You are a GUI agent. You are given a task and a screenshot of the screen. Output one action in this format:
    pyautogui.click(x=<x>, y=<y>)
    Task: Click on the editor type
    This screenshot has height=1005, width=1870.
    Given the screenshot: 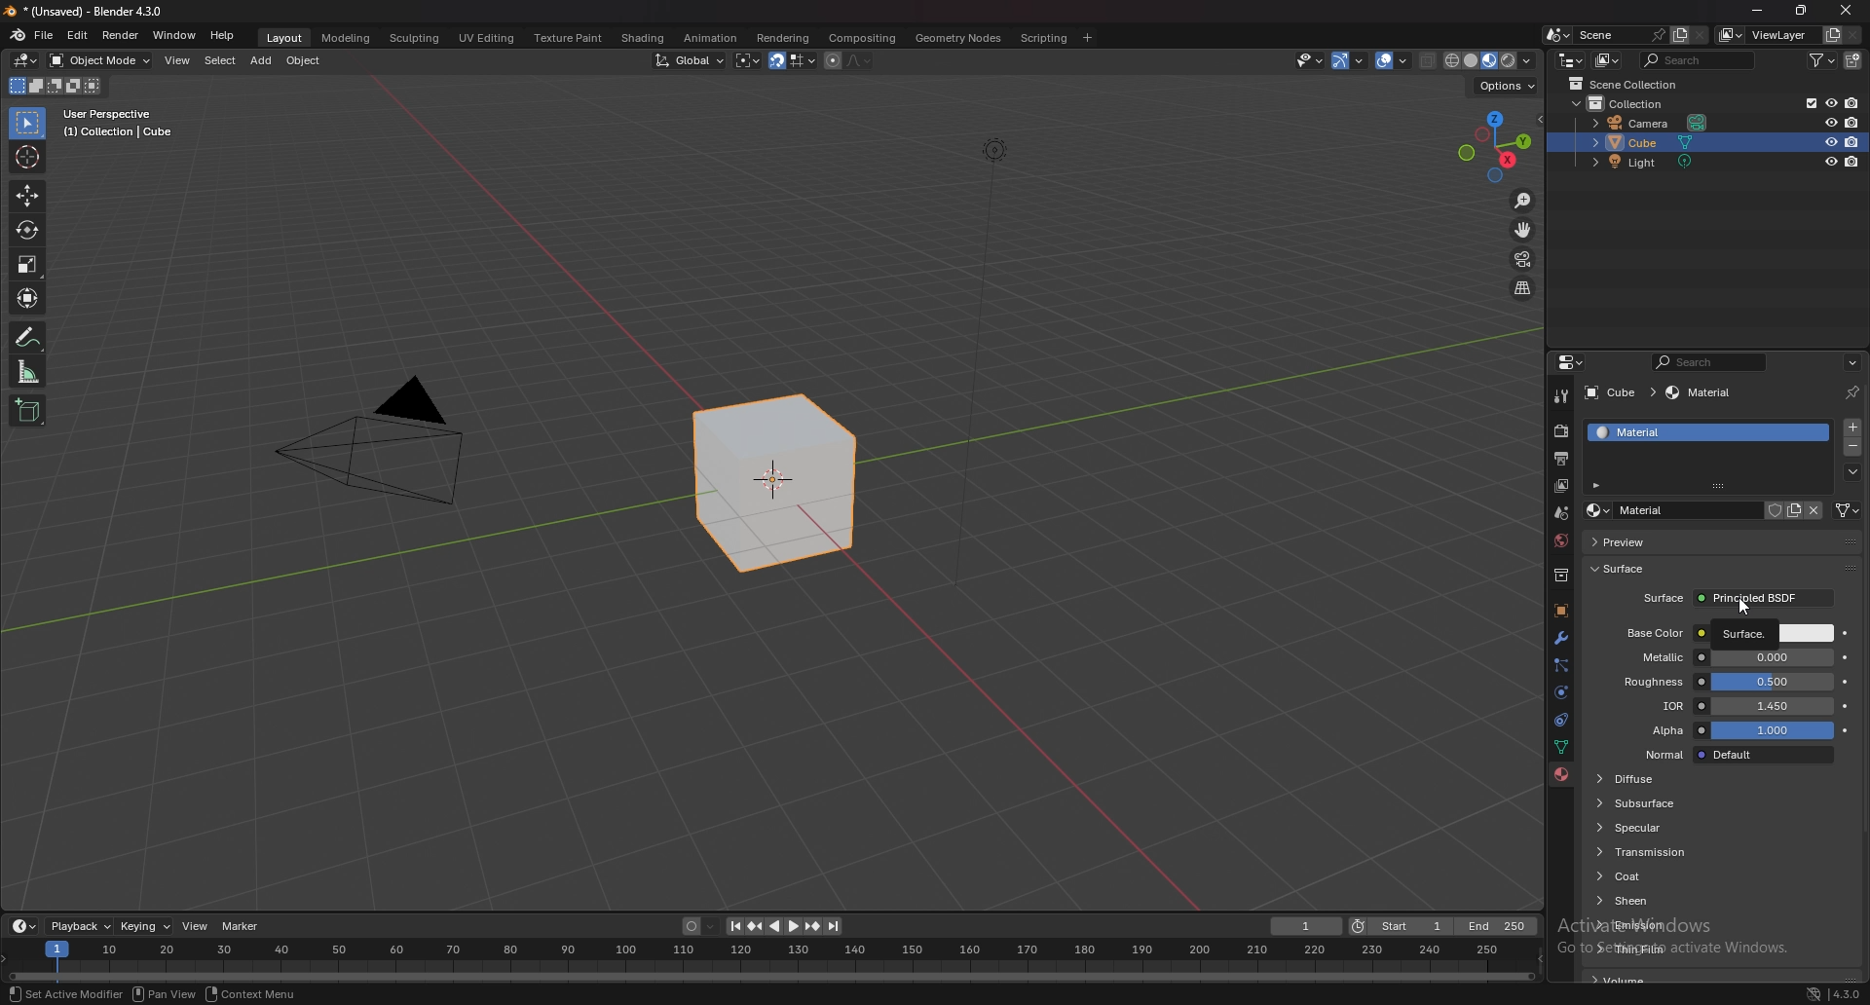 What is the action you would take?
    pyautogui.click(x=1571, y=59)
    